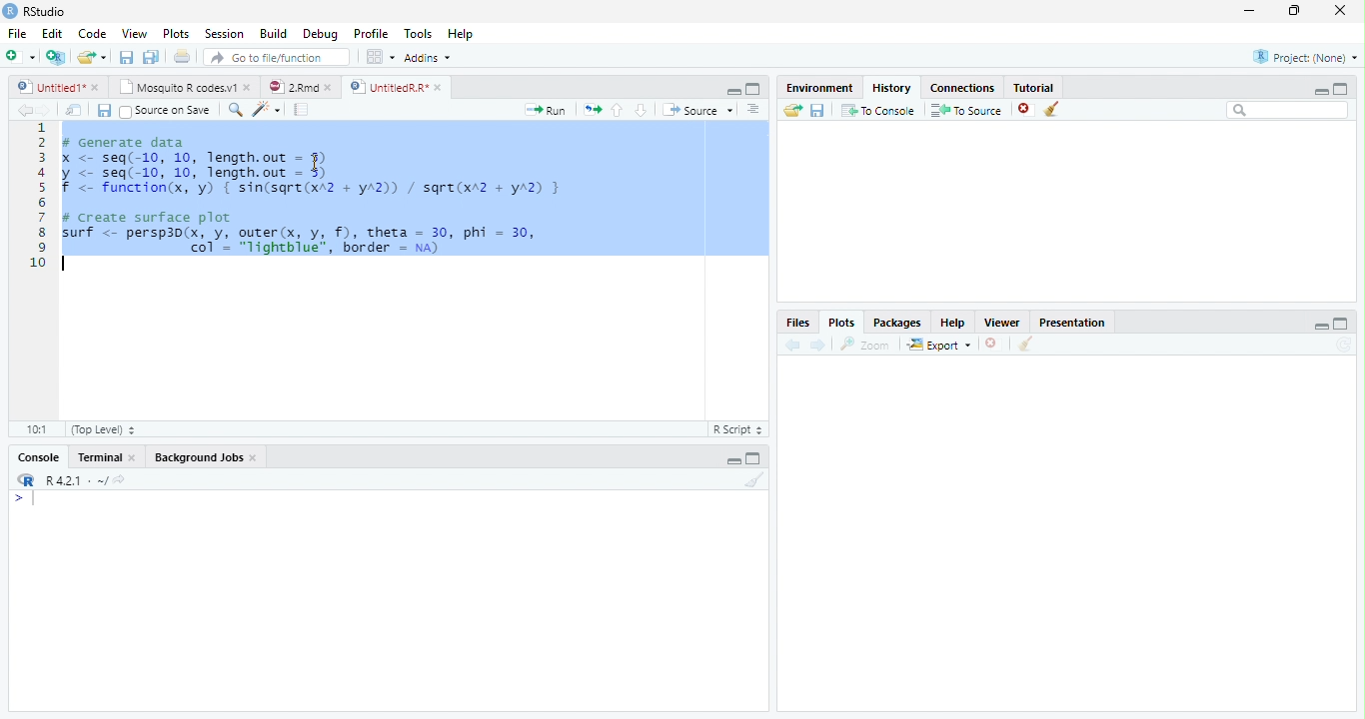 The height and width of the screenshot is (719, 1365). Describe the element at coordinates (104, 57) in the screenshot. I see `Open recent files` at that location.